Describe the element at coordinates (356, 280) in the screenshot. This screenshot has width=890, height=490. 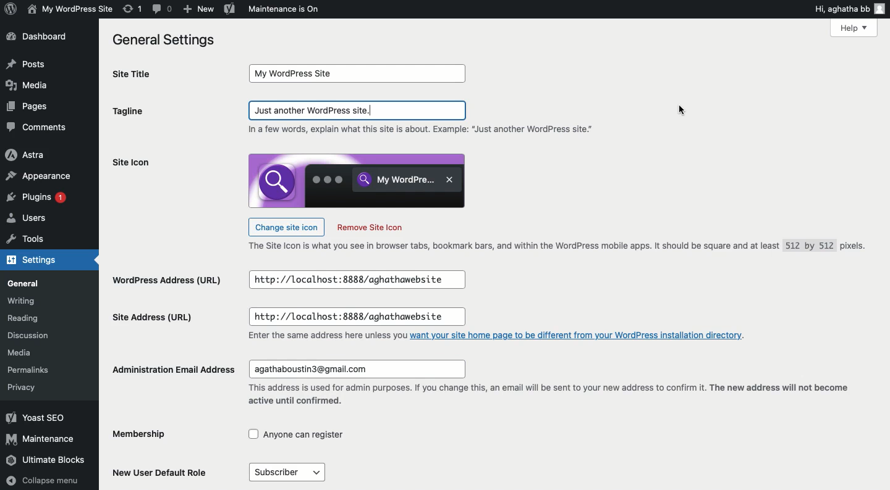
I see `input box` at that location.